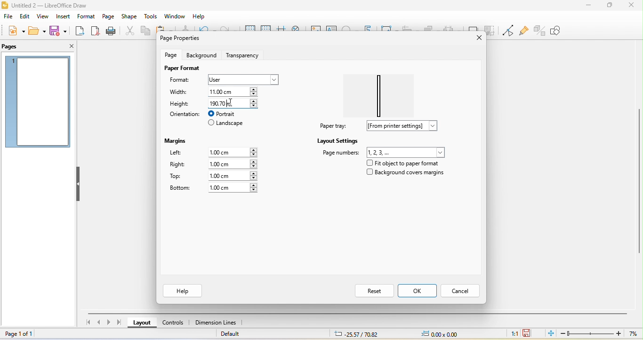 The height and width of the screenshot is (340, 643). What do you see at coordinates (182, 93) in the screenshot?
I see `width` at bounding box center [182, 93].